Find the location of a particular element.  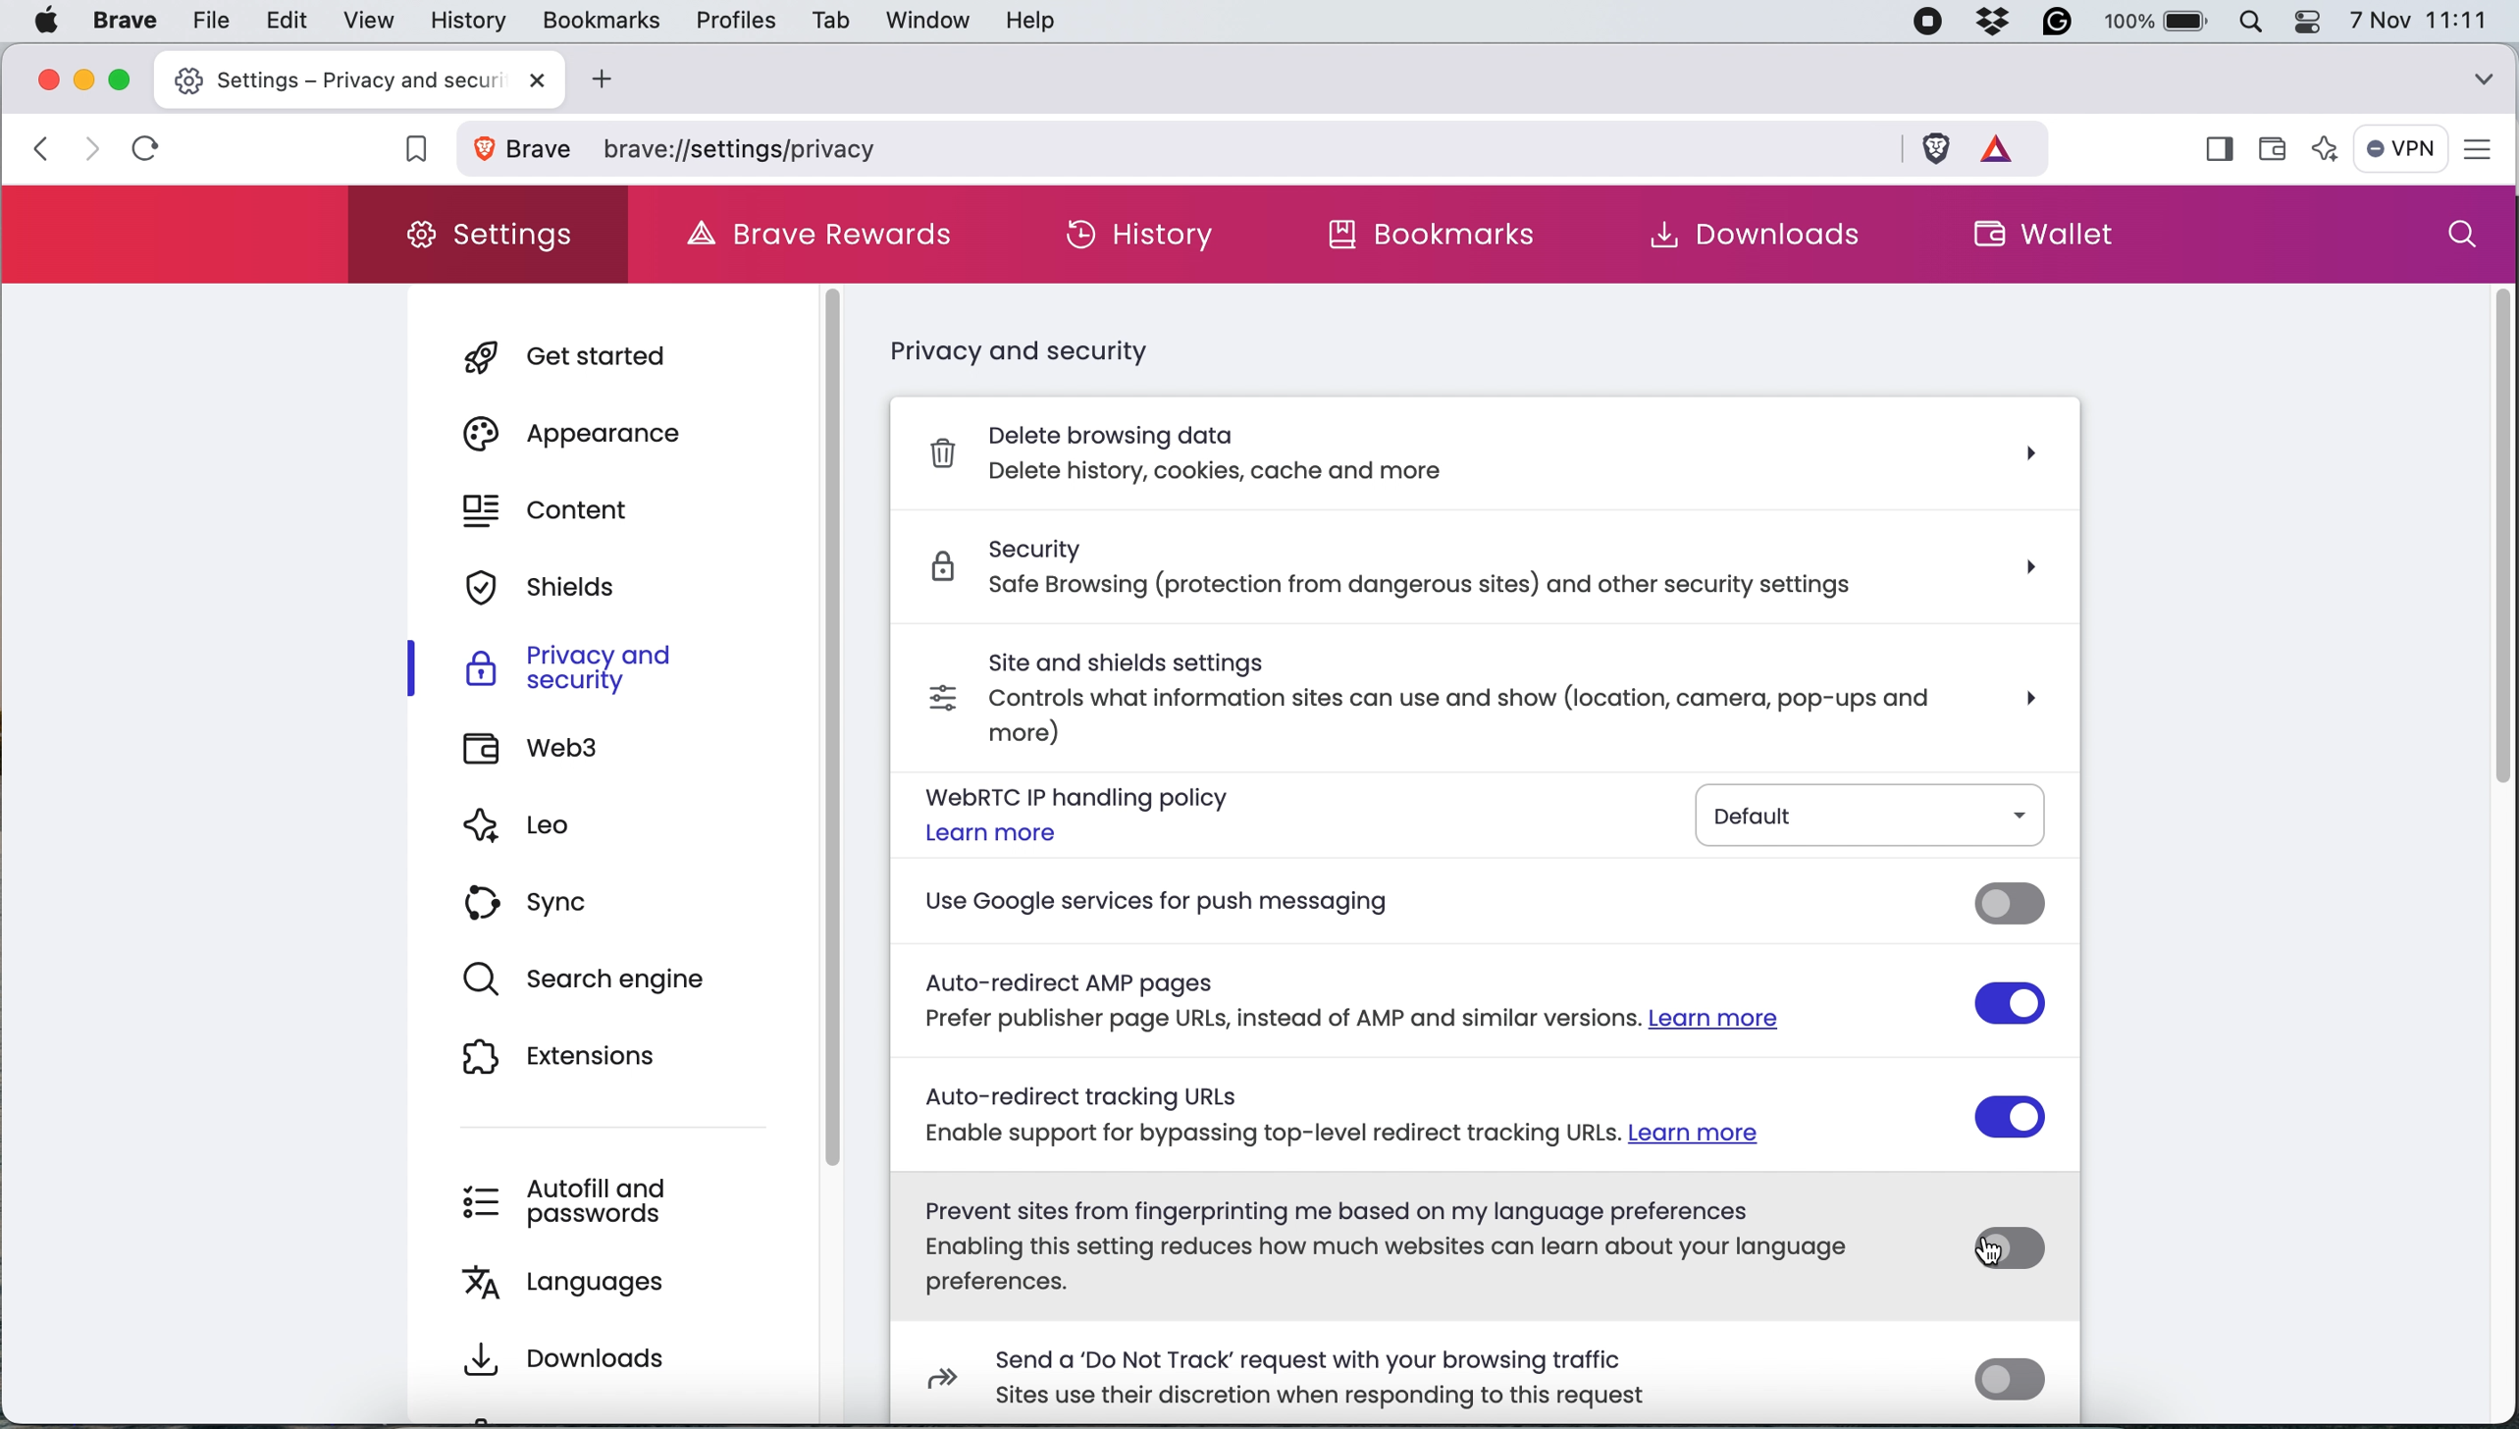

rewards is located at coordinates (2007, 145).